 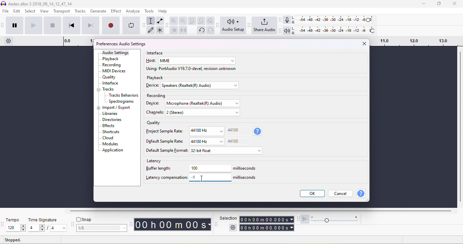 I want to click on cloud, so click(x=108, y=138).